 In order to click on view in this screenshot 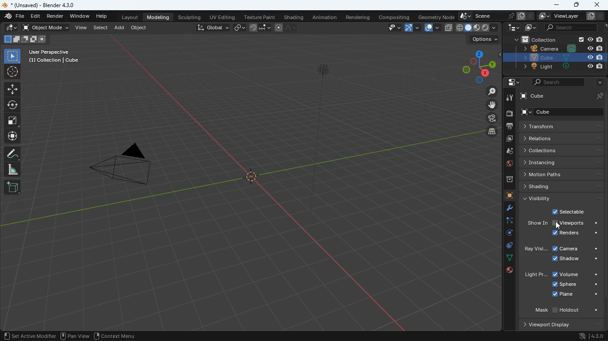, I will do `click(82, 28)`.